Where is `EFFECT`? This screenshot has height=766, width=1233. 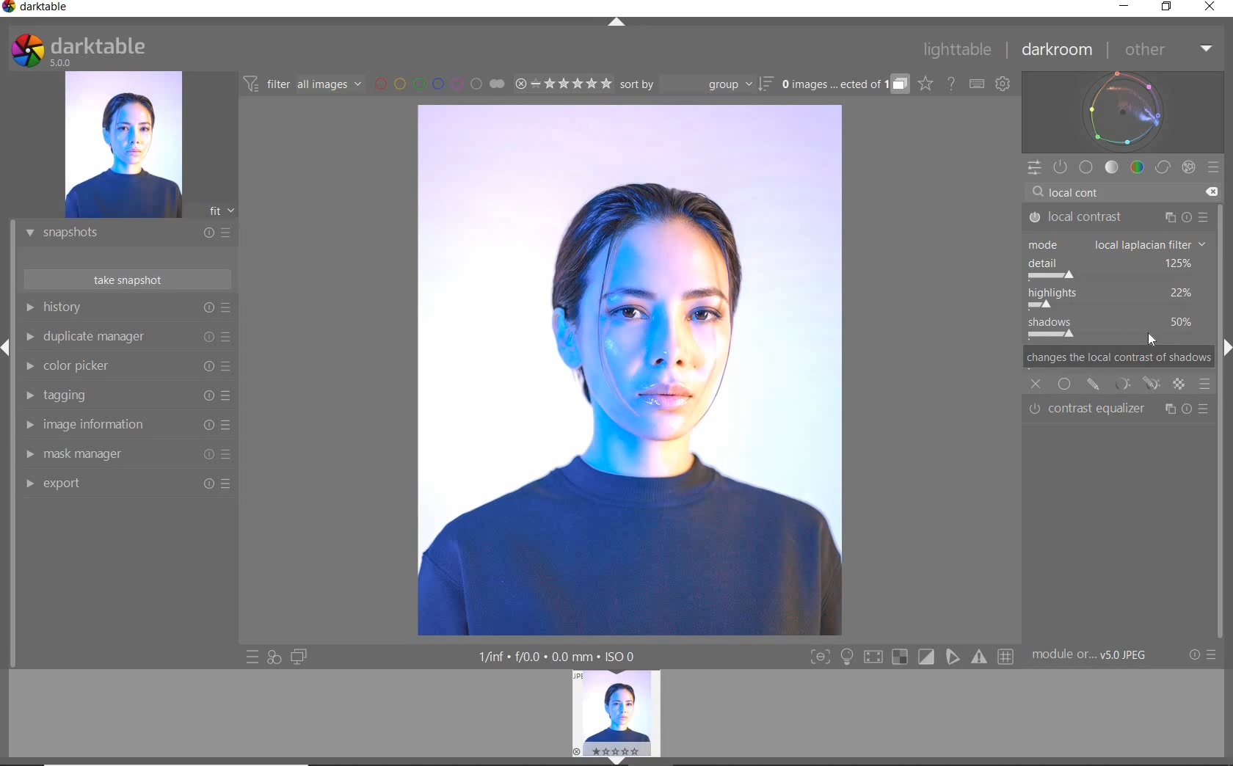
EFFECT is located at coordinates (1188, 167).